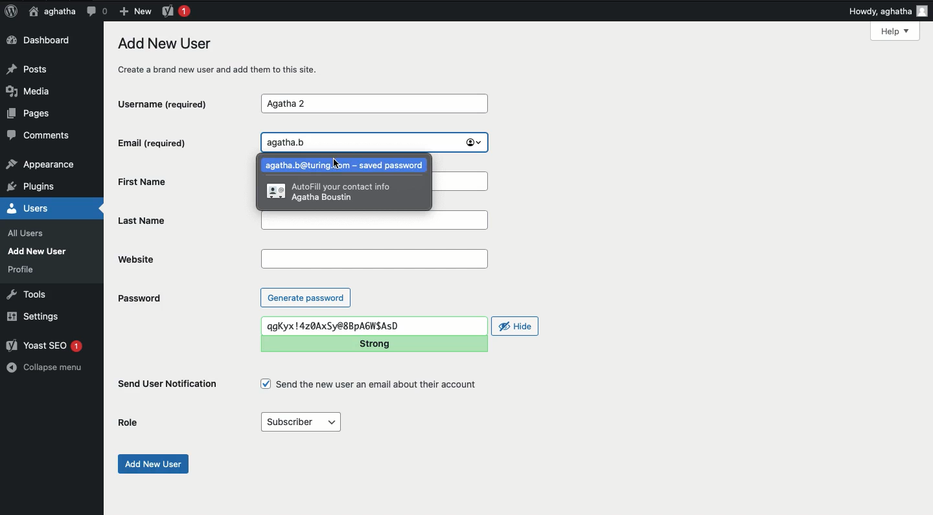 This screenshot has width=933, height=515. Describe the element at coordinates (185, 219) in the screenshot. I see `Last name` at that location.